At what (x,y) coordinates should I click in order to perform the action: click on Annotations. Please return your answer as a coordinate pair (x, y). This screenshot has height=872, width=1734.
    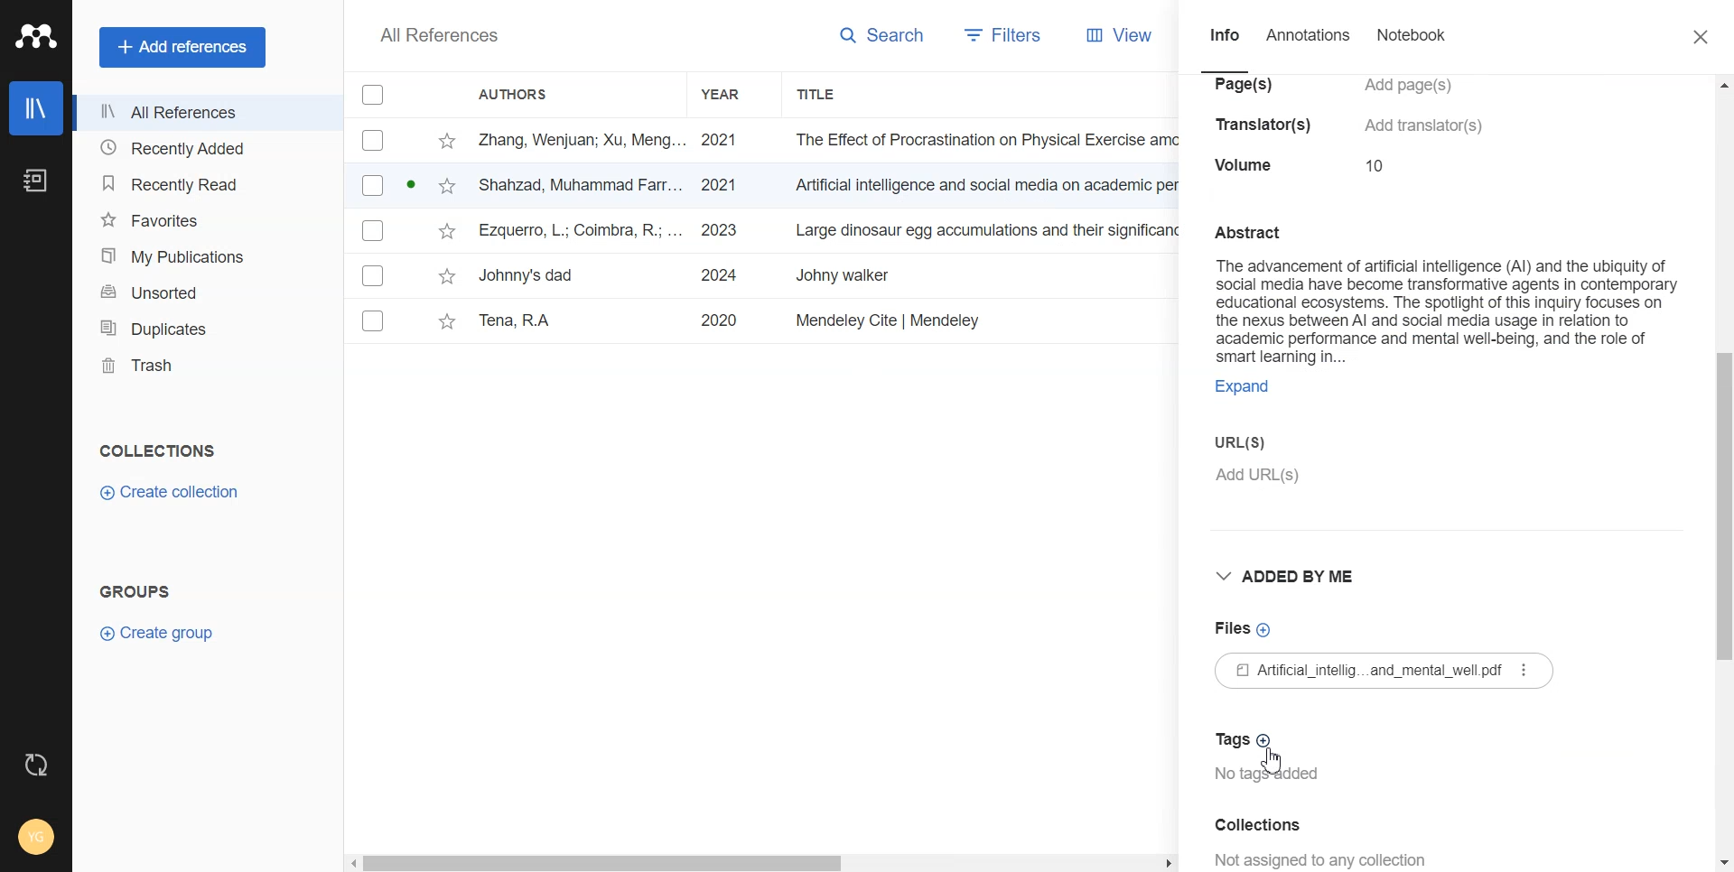
    Looking at the image, I should click on (1309, 44).